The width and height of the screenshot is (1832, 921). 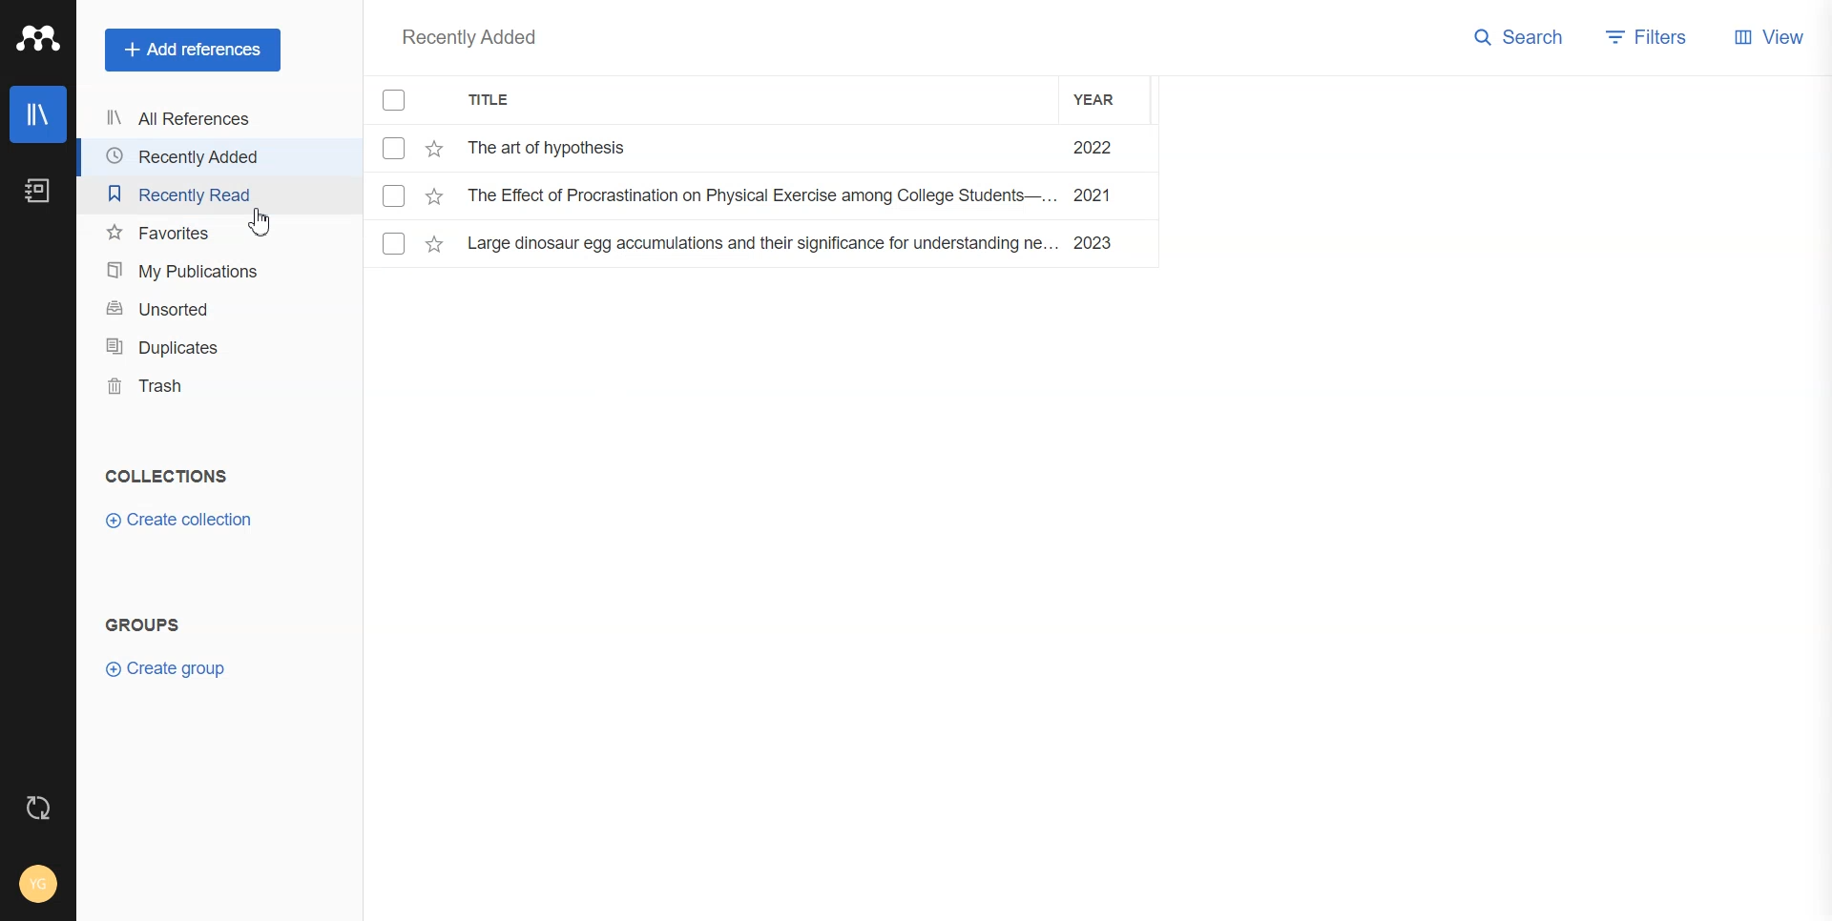 I want to click on Text, so click(x=164, y=477).